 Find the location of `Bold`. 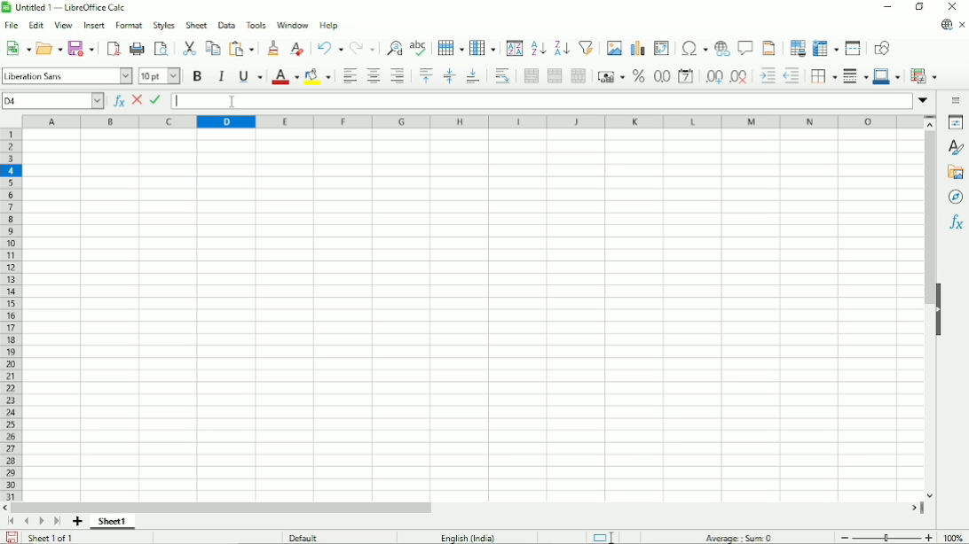

Bold is located at coordinates (196, 76).